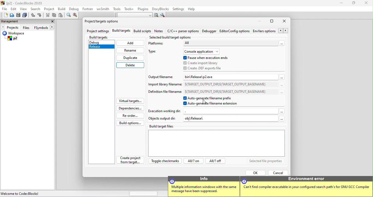  What do you see at coordinates (273, 21) in the screenshot?
I see `maximize` at bounding box center [273, 21].